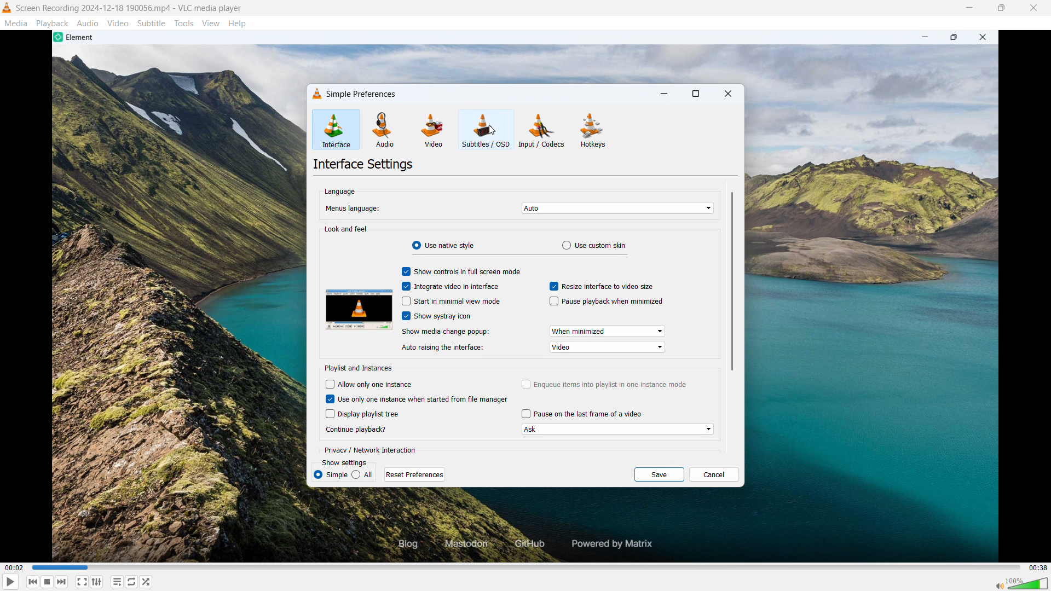  What do you see at coordinates (355, 209) in the screenshot?
I see `Menus language:` at bounding box center [355, 209].